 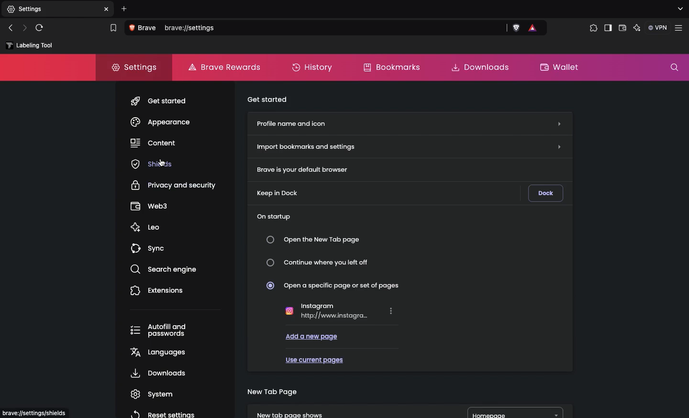 What do you see at coordinates (28, 45) in the screenshot?
I see `labelling tool` at bounding box center [28, 45].